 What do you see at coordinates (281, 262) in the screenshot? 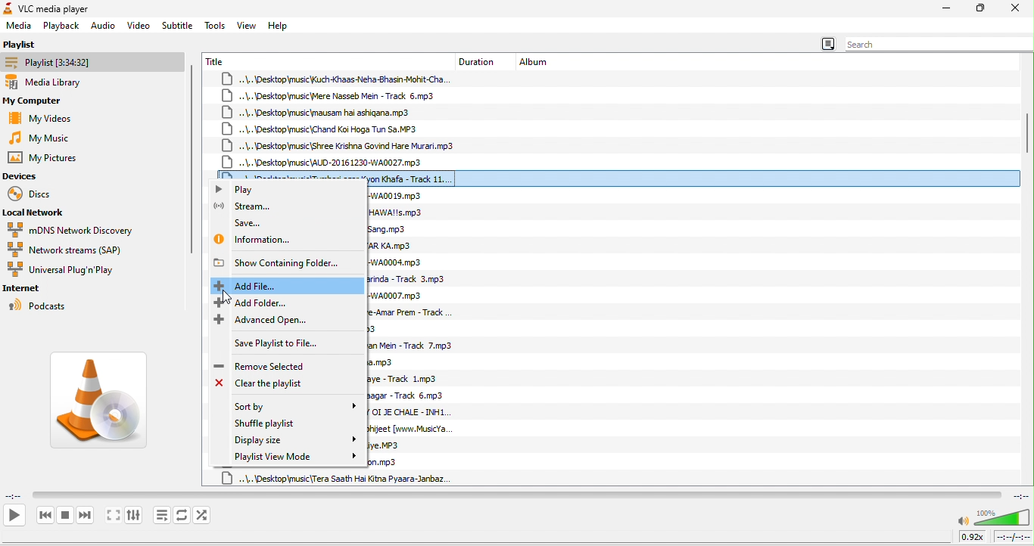
I see `show containing folder` at bounding box center [281, 262].